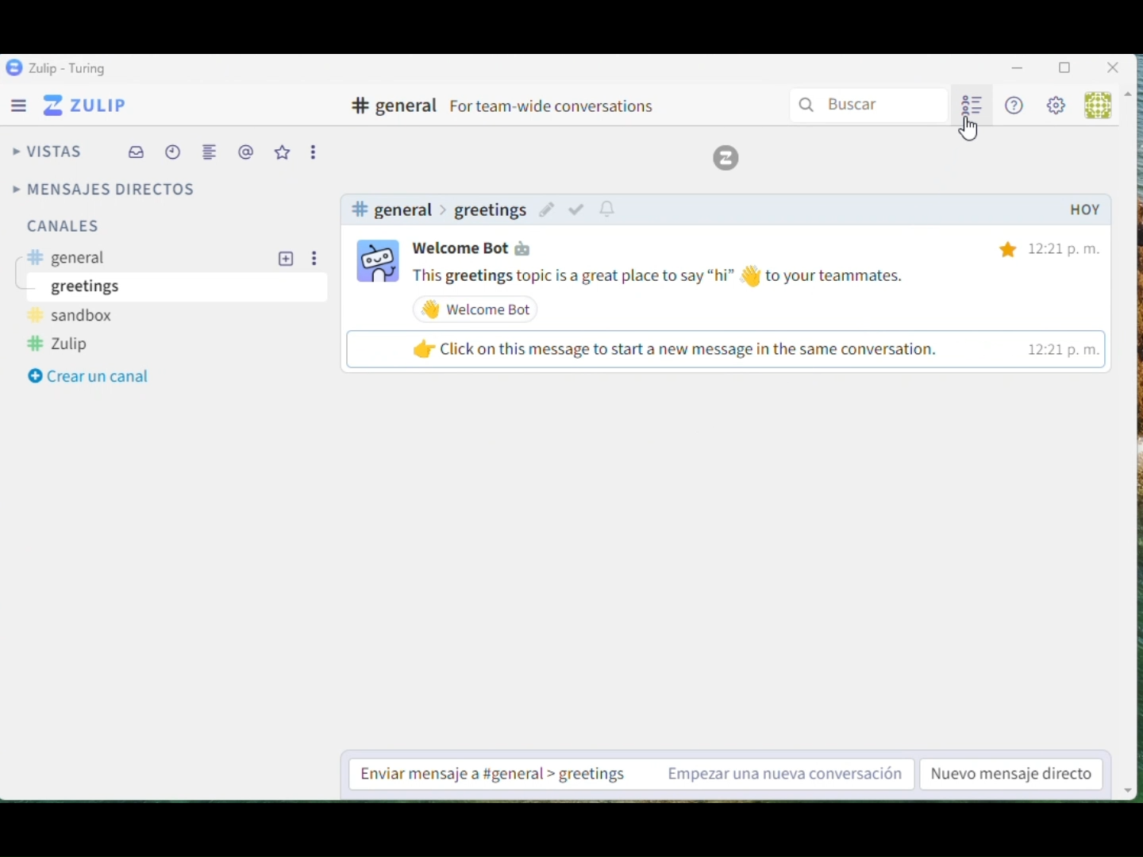  Describe the element at coordinates (119, 230) in the screenshot. I see `Channels` at that location.